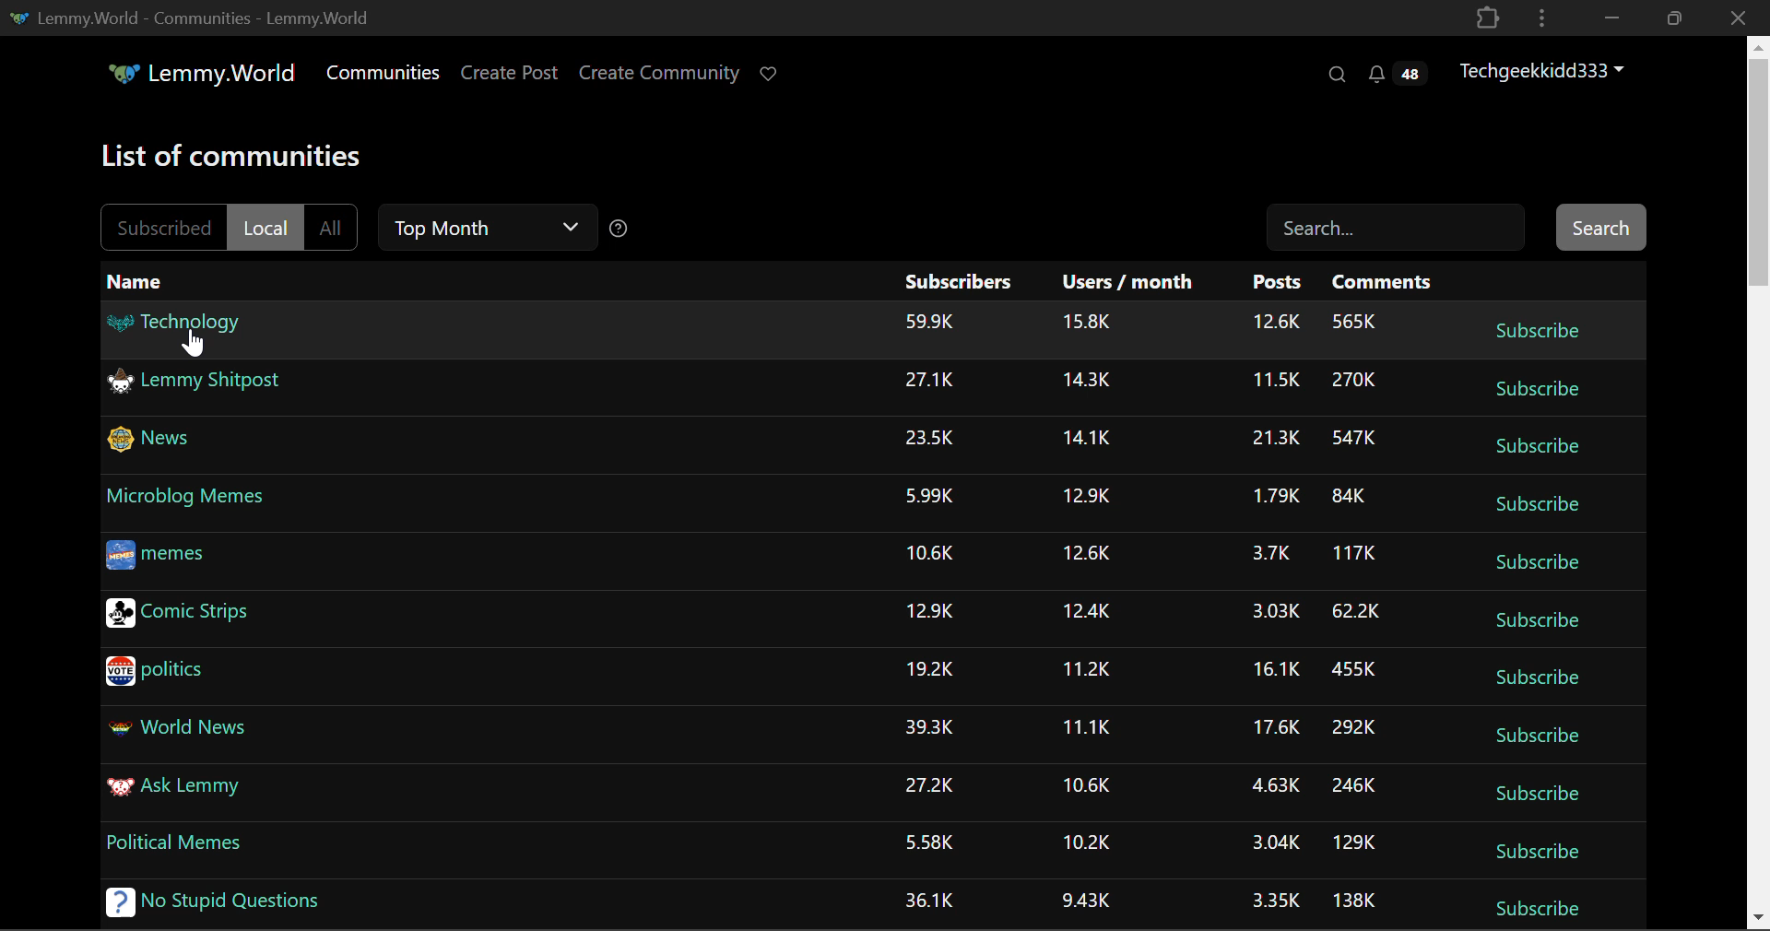 This screenshot has width=1770, height=931. I want to click on Subscribers, so click(962, 284).